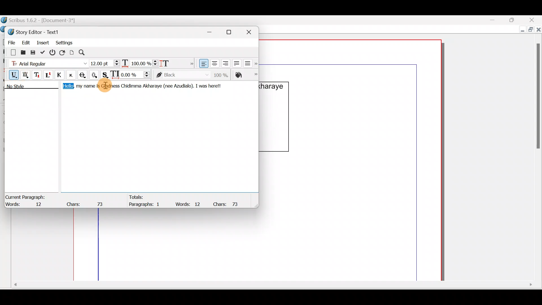 The height and width of the screenshot is (305, 542). Describe the element at coordinates (249, 62) in the screenshot. I see `Align text force justified` at that location.